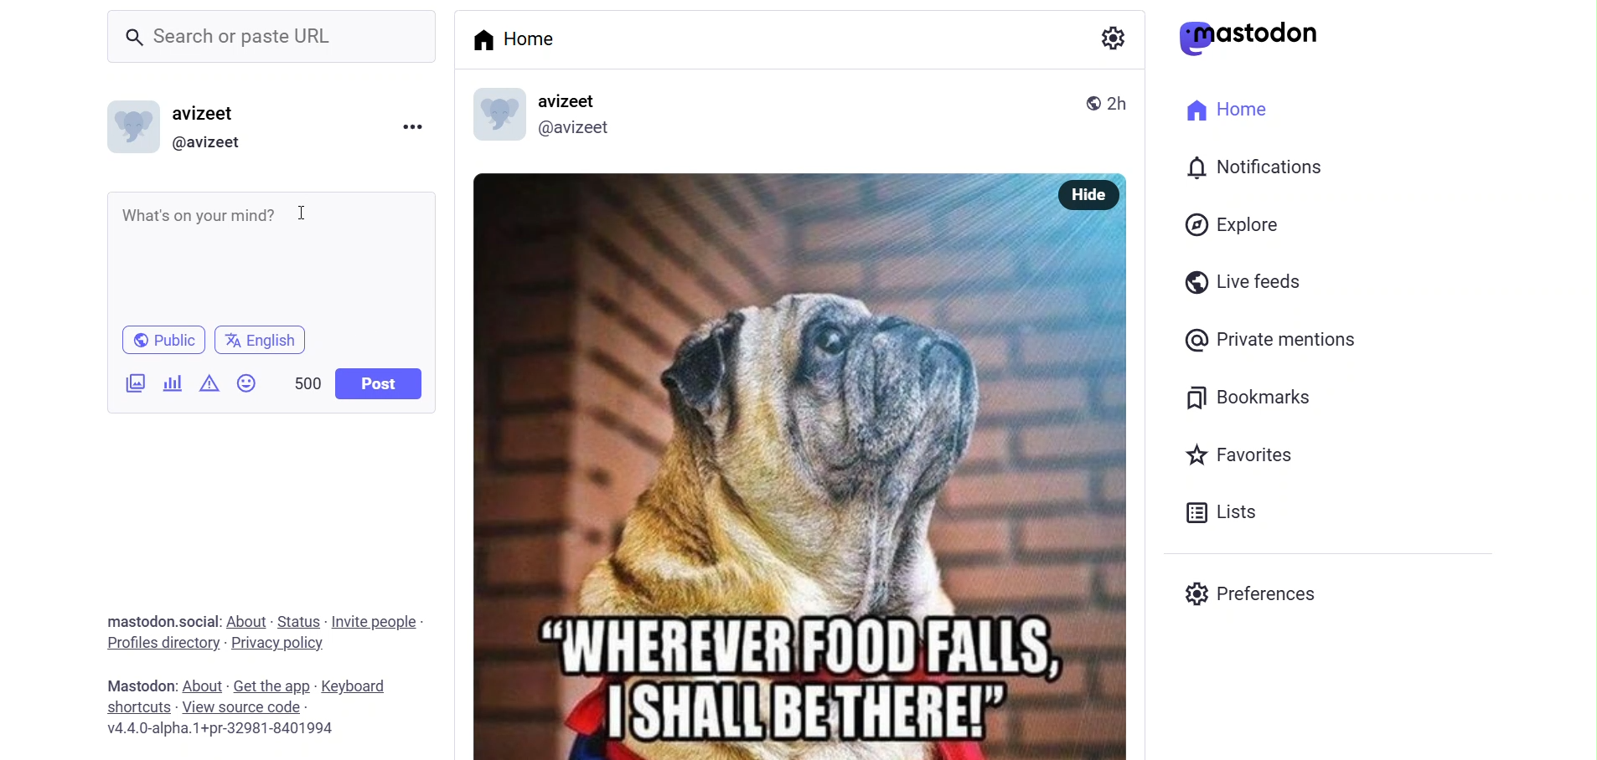 This screenshot has width=1597, height=760. I want to click on setting, so click(1113, 37).